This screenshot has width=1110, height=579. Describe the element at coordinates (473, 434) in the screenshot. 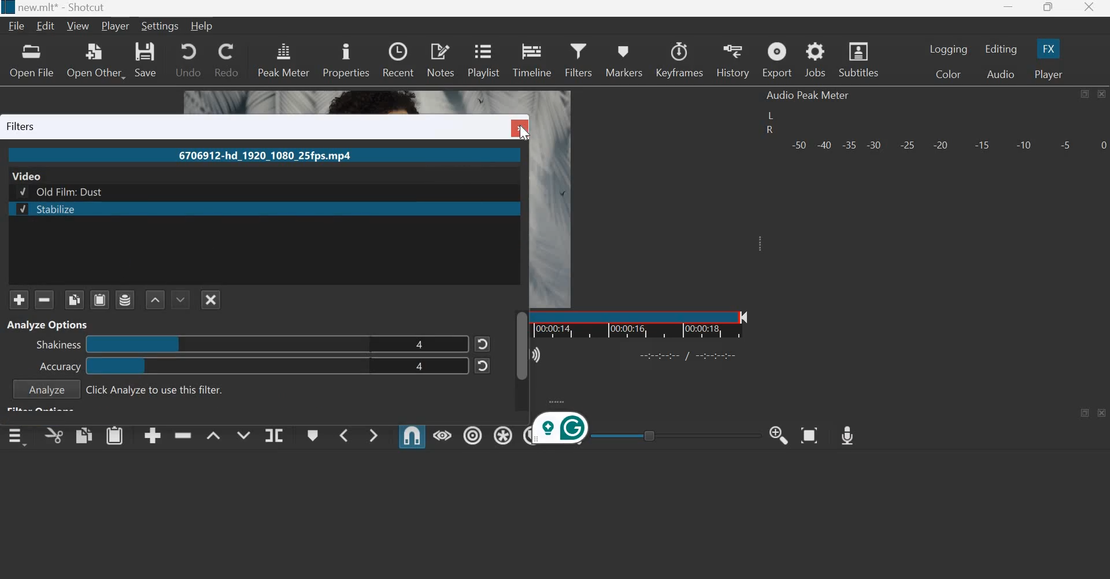

I see `Ripple` at that location.